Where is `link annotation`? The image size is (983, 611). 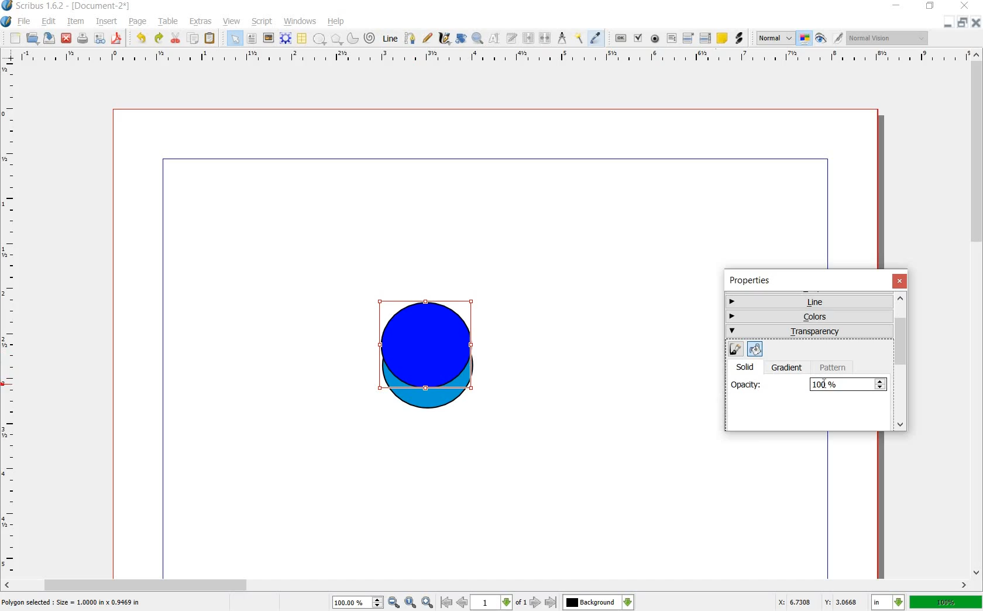
link annotation is located at coordinates (739, 37).